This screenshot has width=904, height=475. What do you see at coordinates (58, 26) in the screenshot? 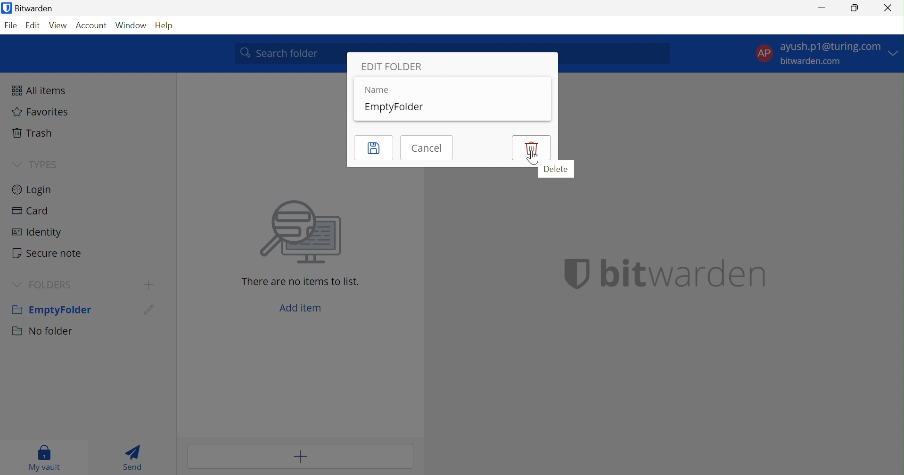
I see `View` at bounding box center [58, 26].